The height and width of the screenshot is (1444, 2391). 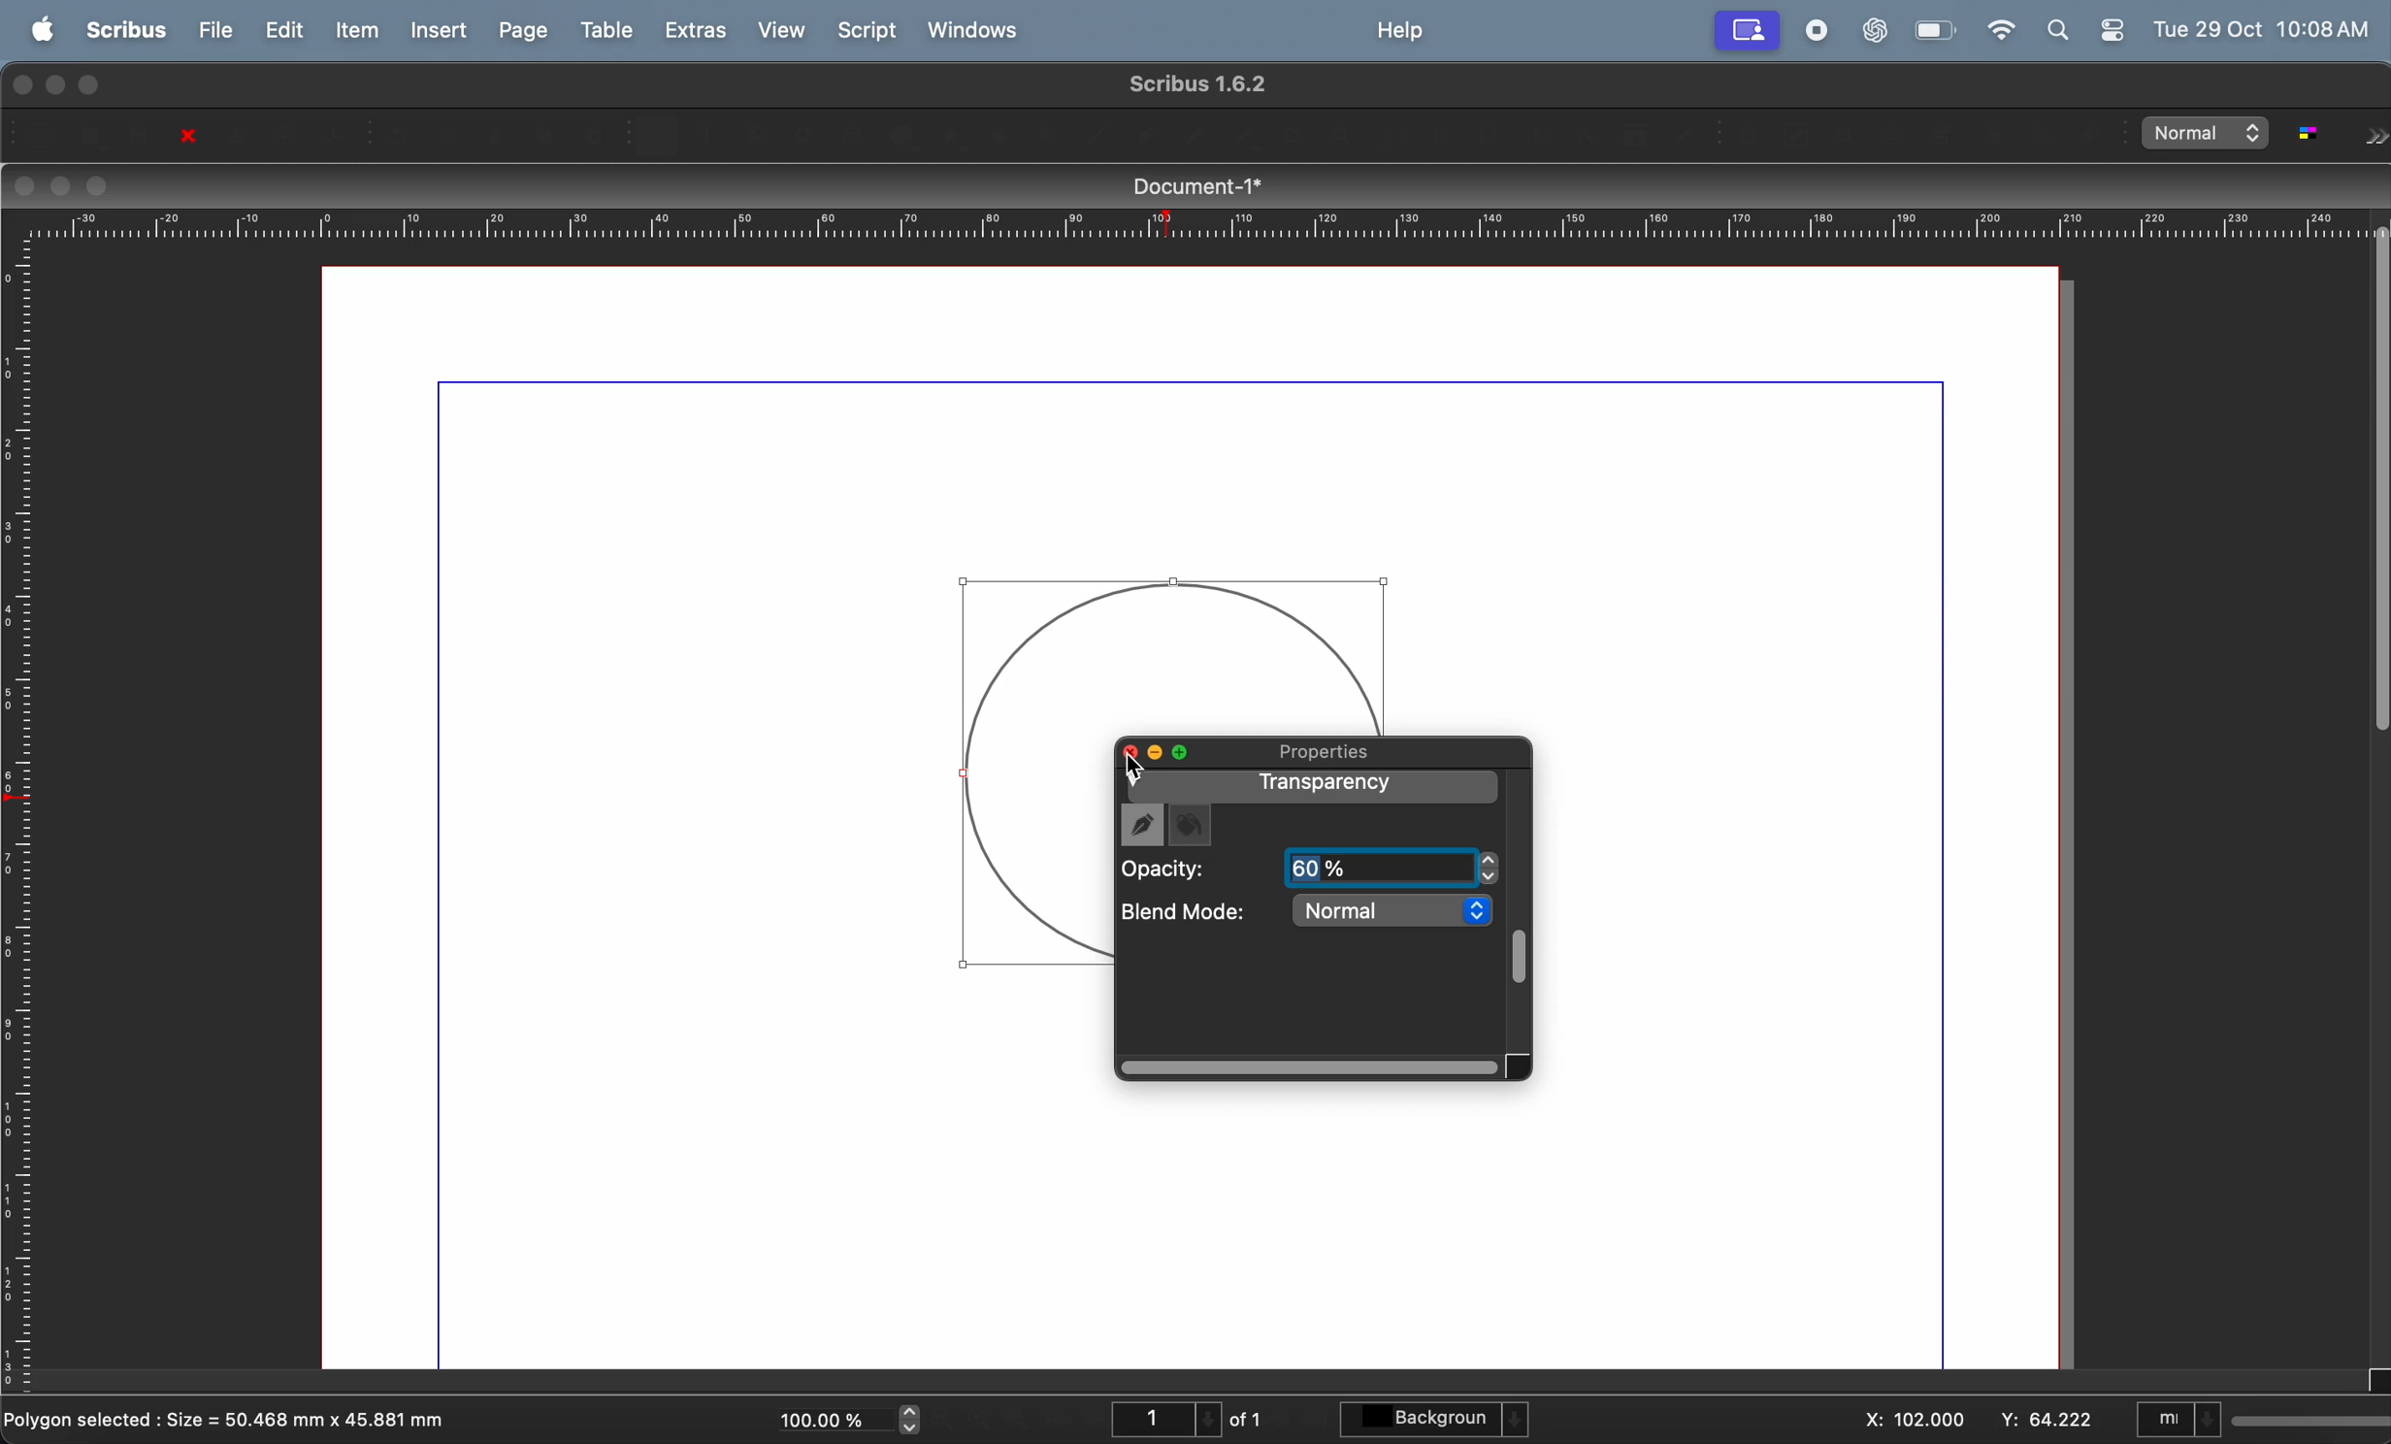 What do you see at coordinates (2376, 126) in the screenshot?
I see `Forward` at bounding box center [2376, 126].